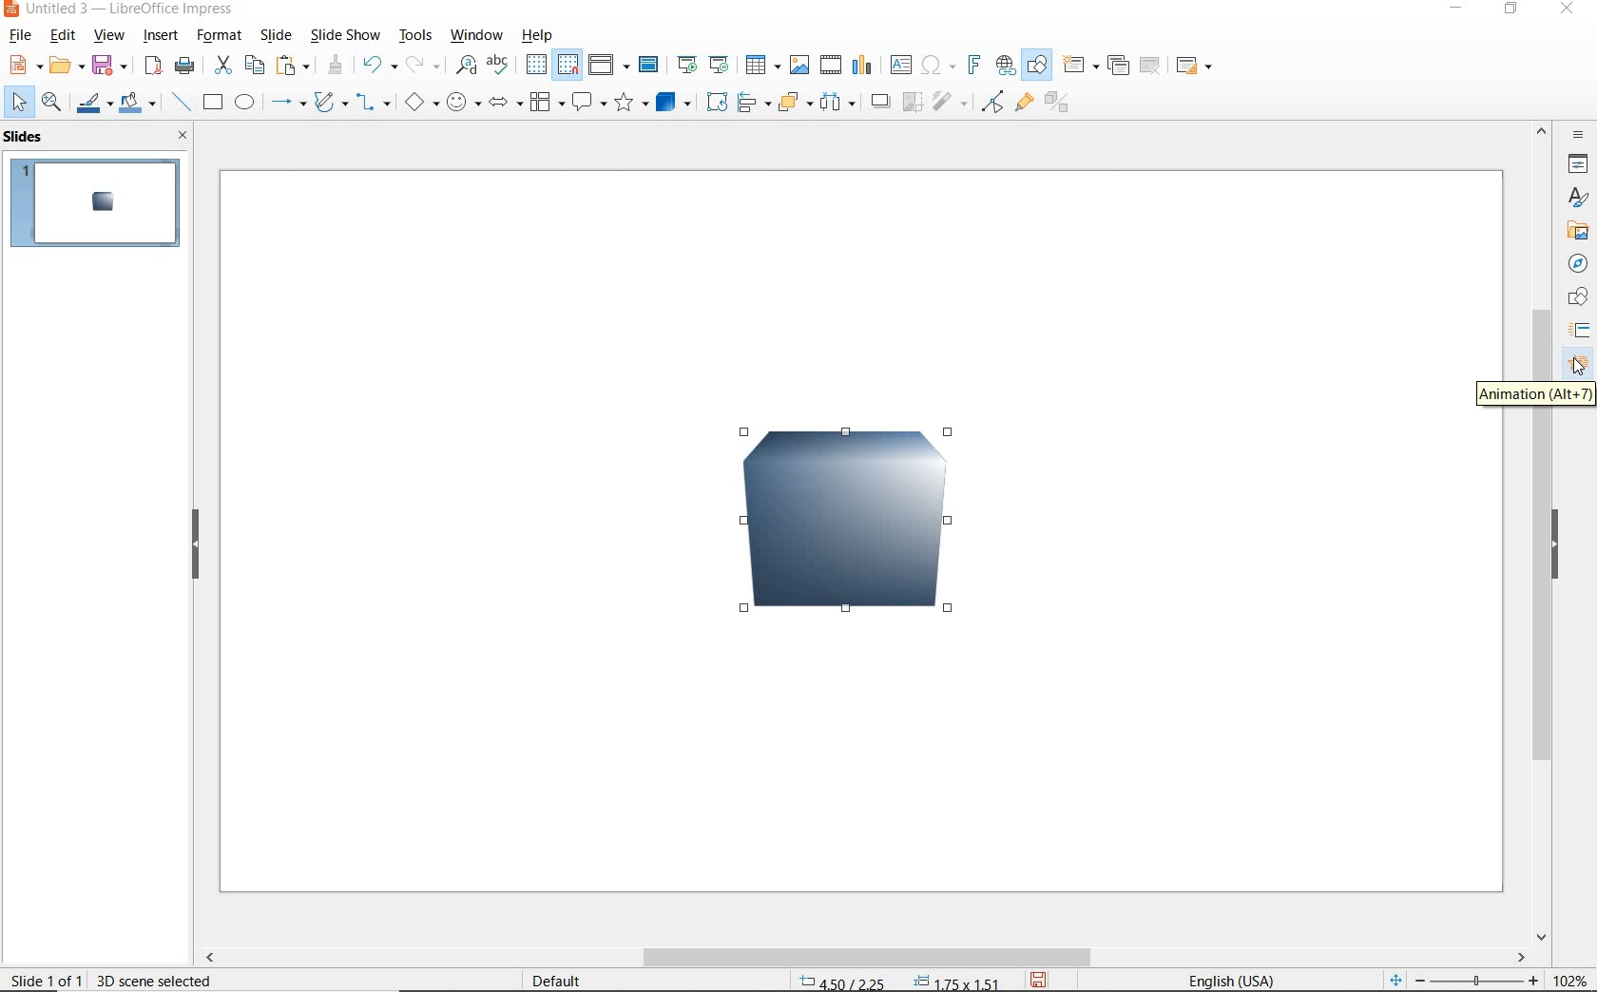 This screenshot has height=992, width=1597. I want to click on save, so click(113, 64).